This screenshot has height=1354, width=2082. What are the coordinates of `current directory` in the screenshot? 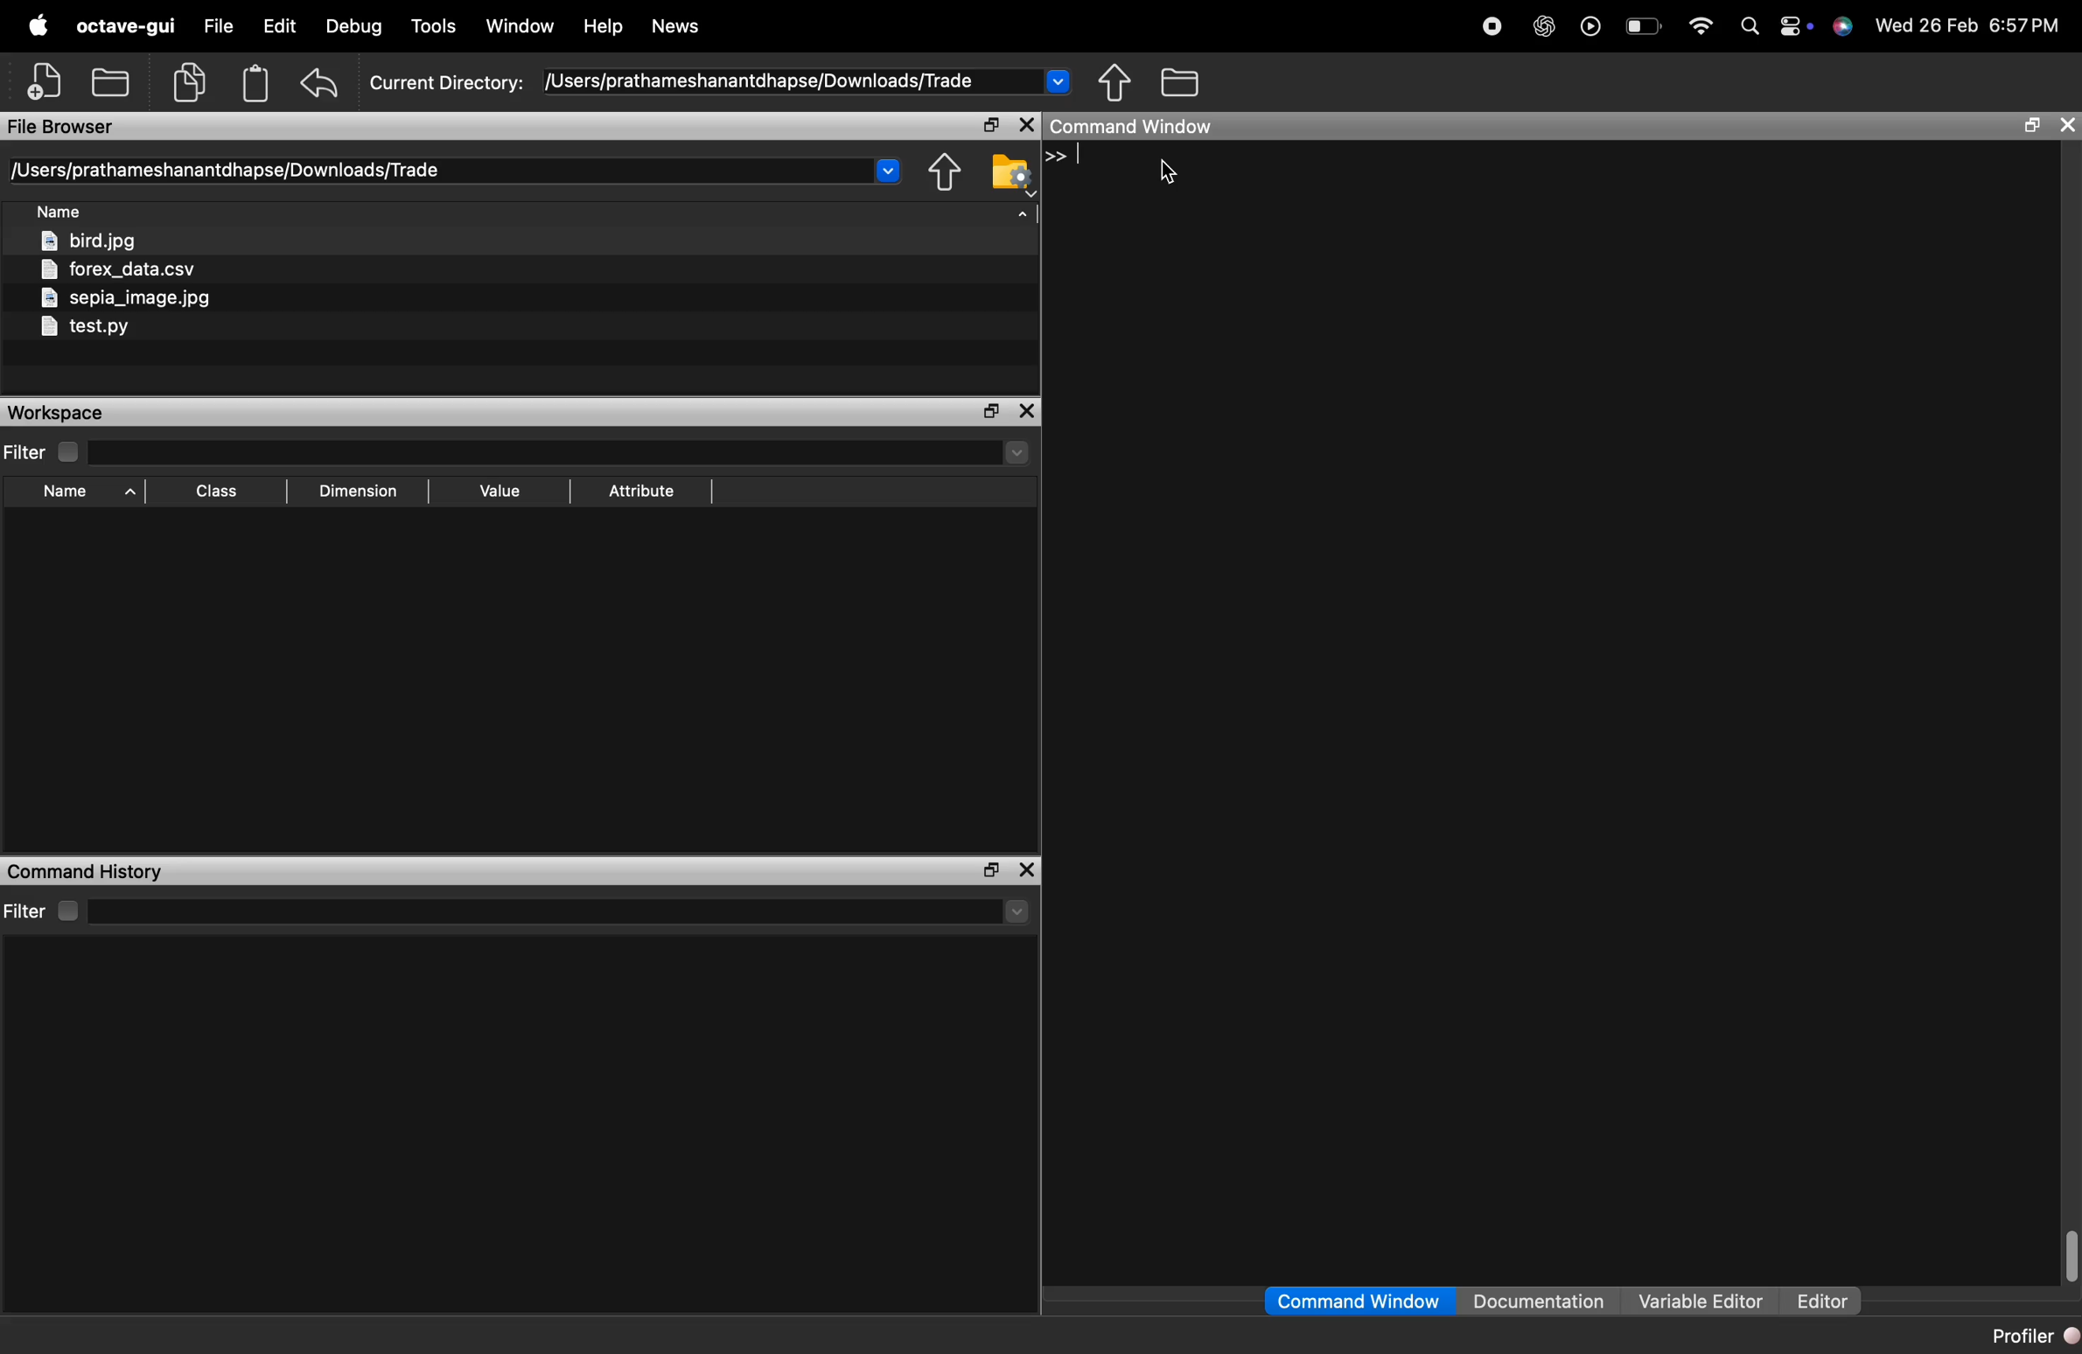 It's located at (718, 81).